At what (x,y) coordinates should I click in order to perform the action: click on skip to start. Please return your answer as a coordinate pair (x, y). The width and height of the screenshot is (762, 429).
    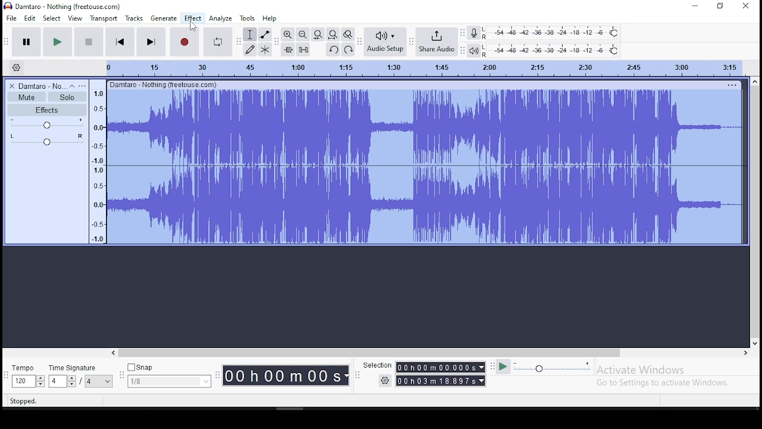
    Looking at the image, I should click on (120, 42).